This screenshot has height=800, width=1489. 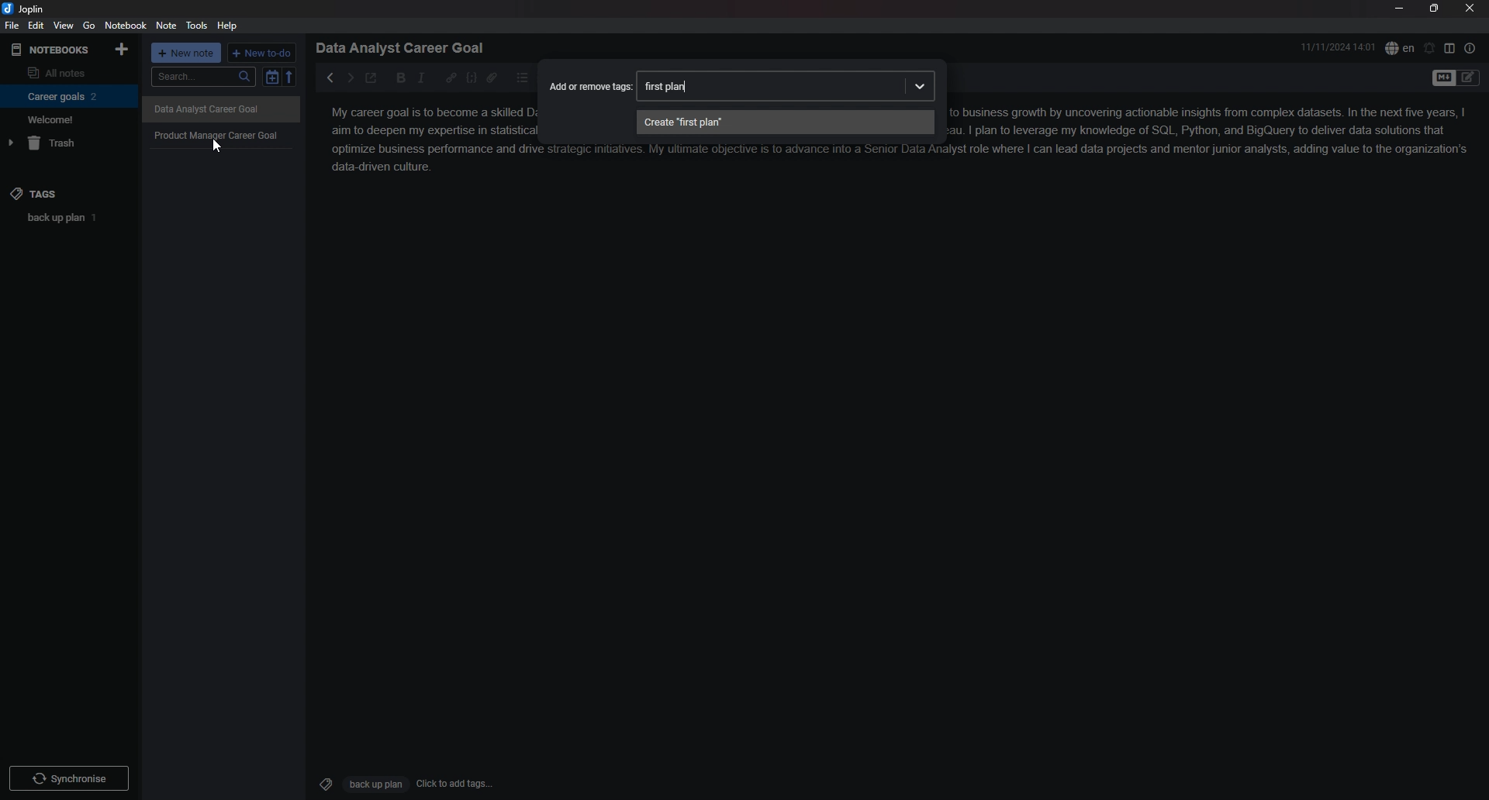 What do you see at coordinates (406, 47) in the screenshot?
I see `Data Analyst Career Goal` at bounding box center [406, 47].